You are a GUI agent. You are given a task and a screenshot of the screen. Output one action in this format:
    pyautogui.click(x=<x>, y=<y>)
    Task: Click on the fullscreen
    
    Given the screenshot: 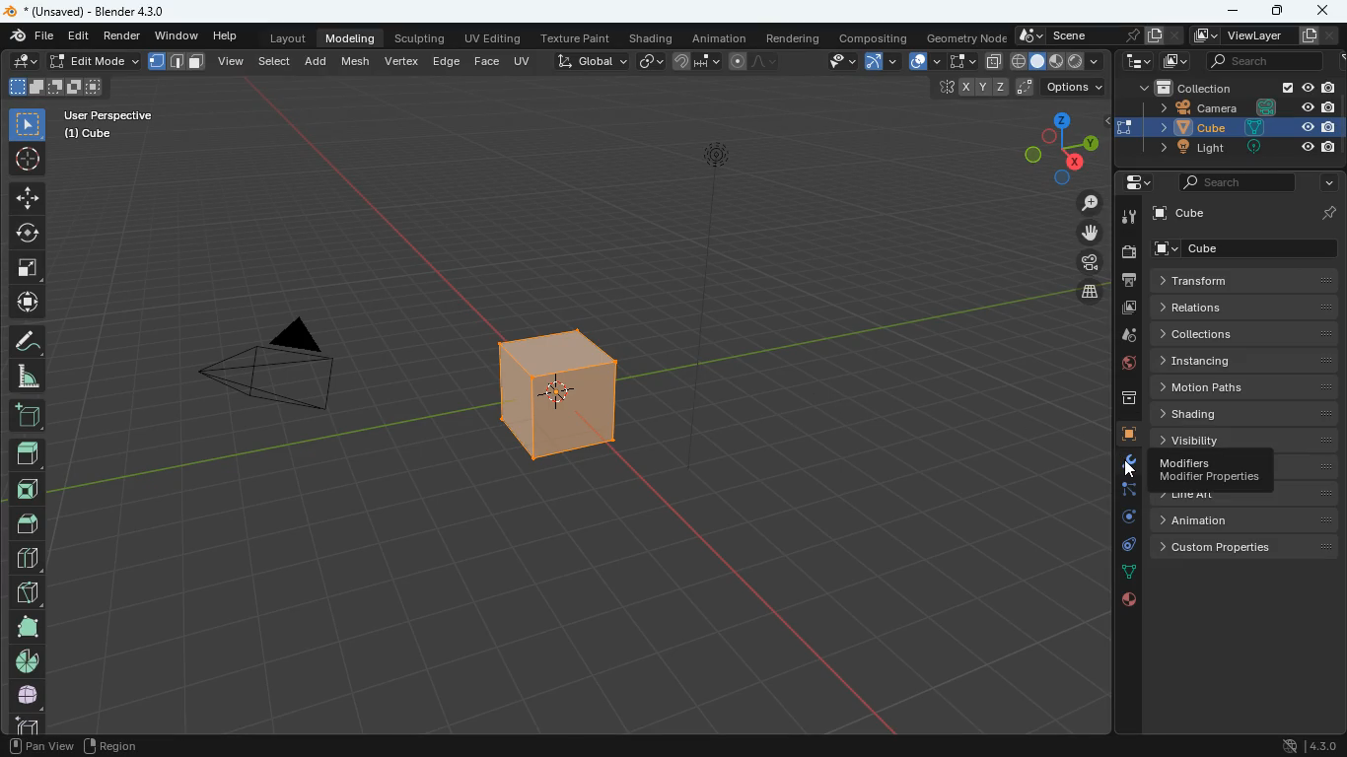 What is the action you would take?
    pyautogui.click(x=29, y=265)
    